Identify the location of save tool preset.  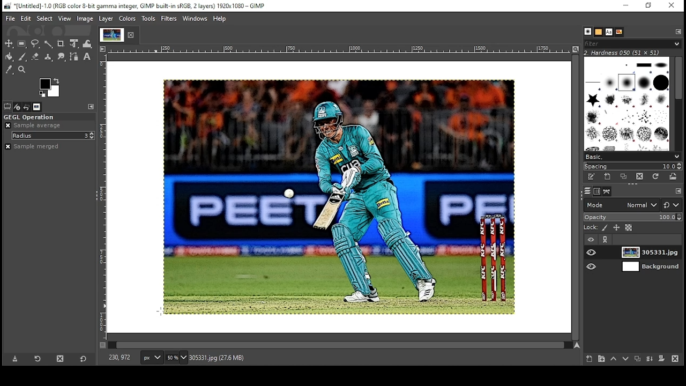
(16, 359).